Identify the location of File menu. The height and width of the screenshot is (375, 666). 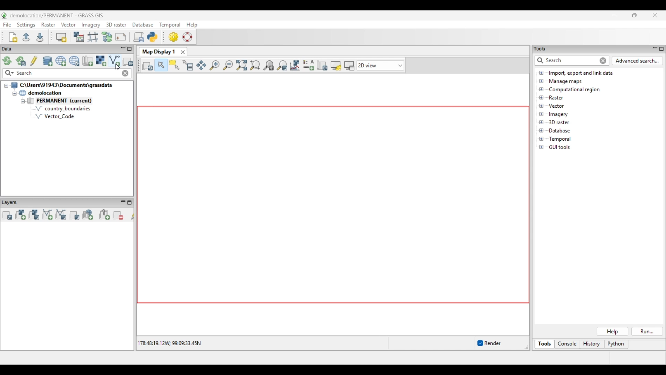
(7, 25).